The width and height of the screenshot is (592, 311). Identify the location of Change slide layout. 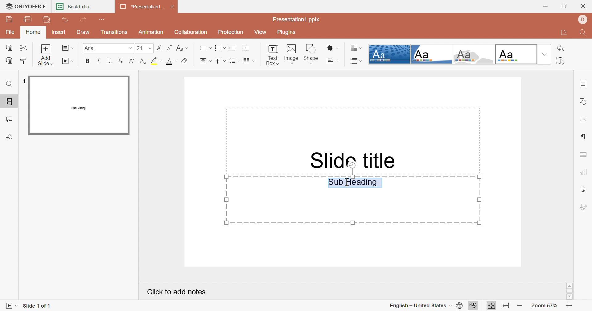
(67, 48).